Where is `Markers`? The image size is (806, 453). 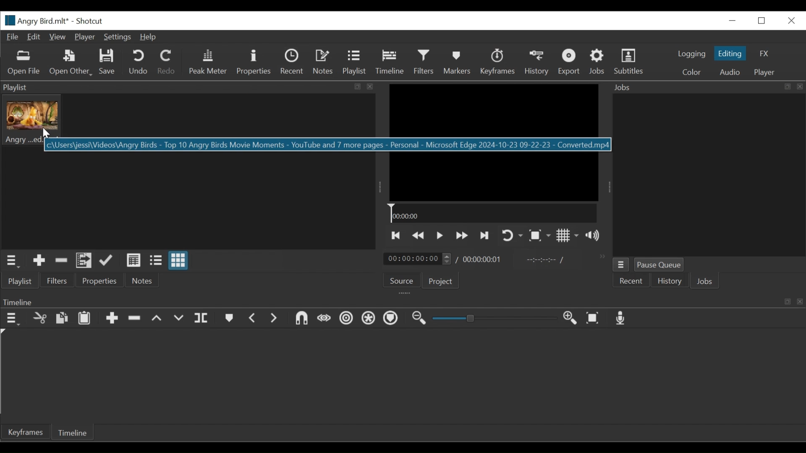 Markers is located at coordinates (458, 62).